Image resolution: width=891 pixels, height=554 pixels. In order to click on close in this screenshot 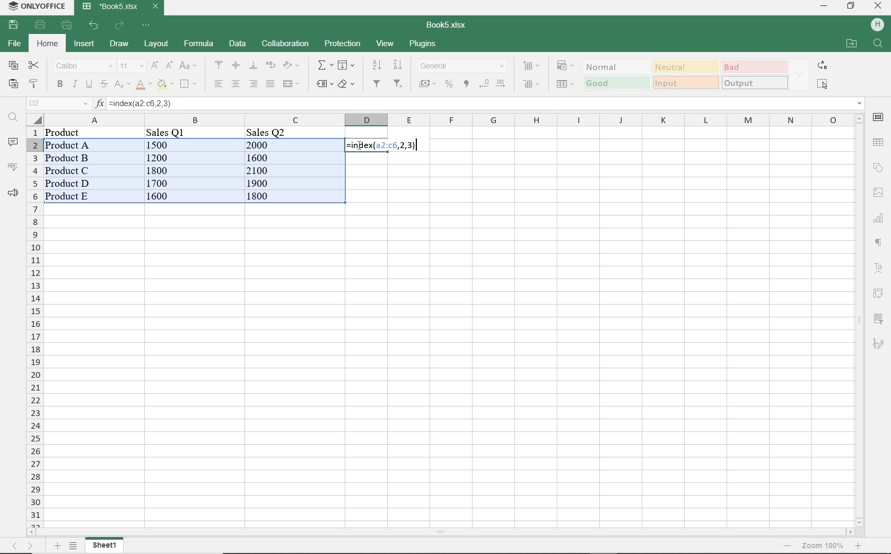, I will do `click(879, 5)`.